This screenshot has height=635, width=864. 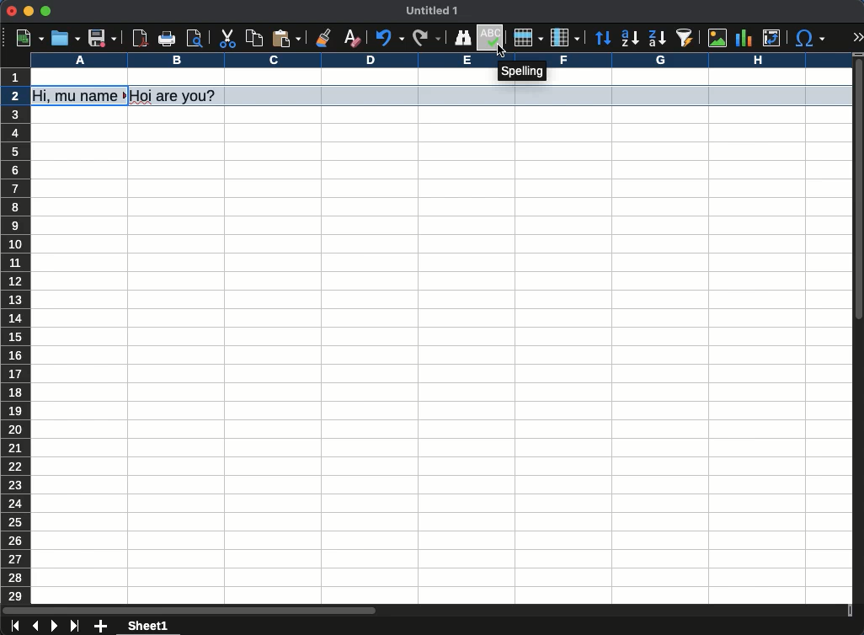 I want to click on redo, so click(x=427, y=39).